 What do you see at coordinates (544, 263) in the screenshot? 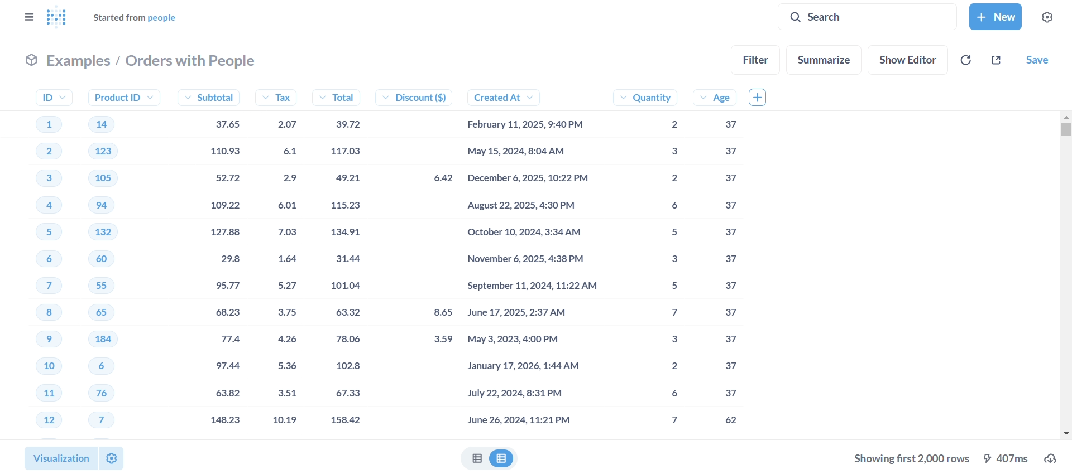
I see `created at` at bounding box center [544, 263].